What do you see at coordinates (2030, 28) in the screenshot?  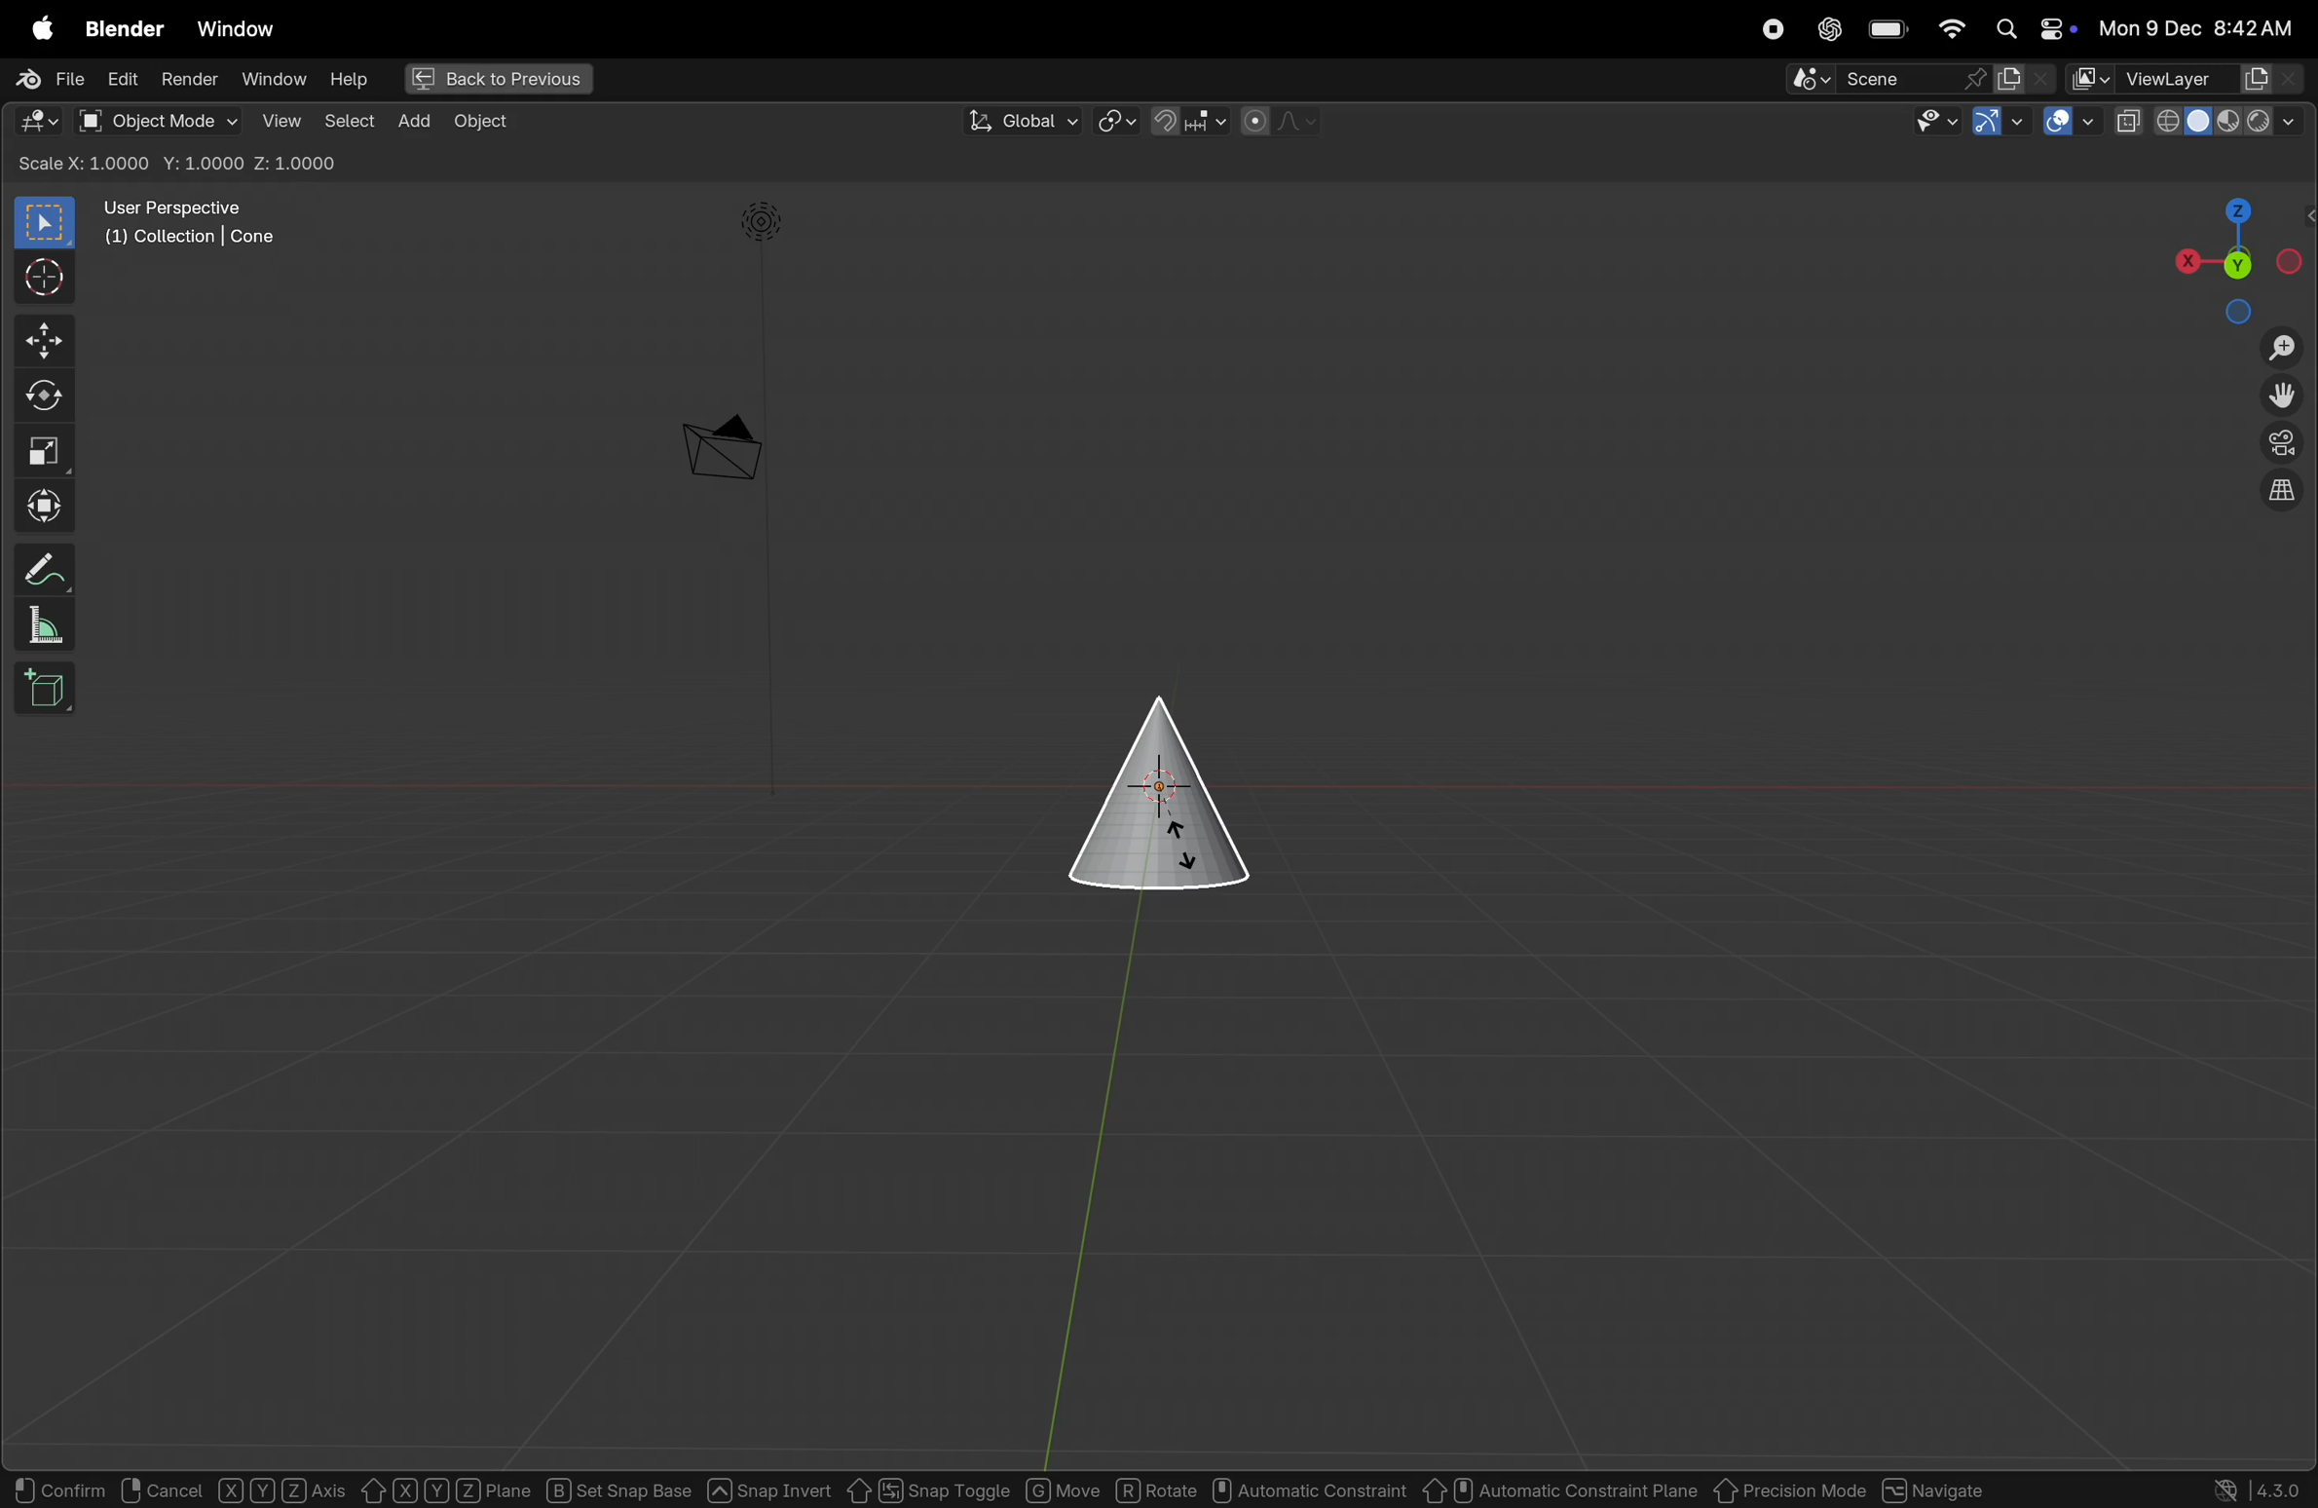 I see `apple widgets` at bounding box center [2030, 28].